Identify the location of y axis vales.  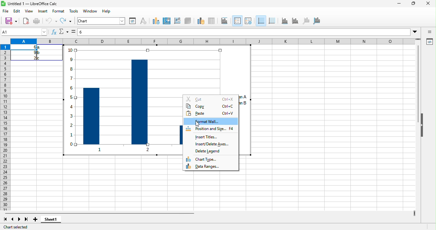
(71, 103).